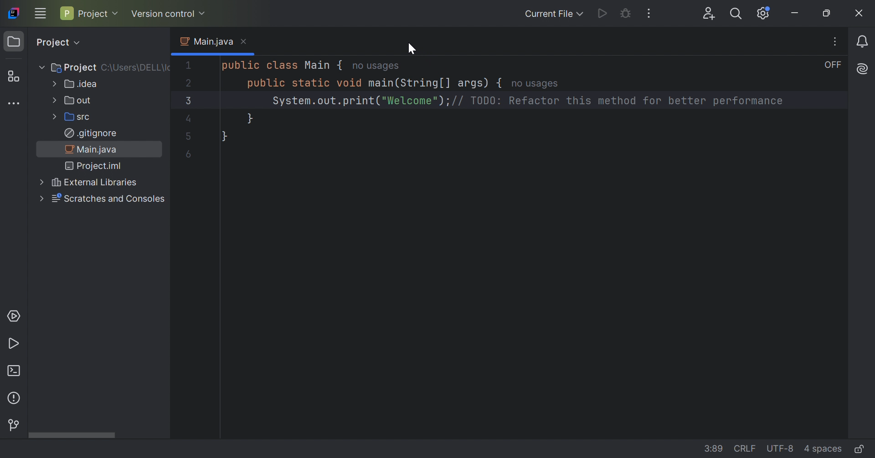 The image size is (875, 458). I want to click on Structure, so click(11, 76).